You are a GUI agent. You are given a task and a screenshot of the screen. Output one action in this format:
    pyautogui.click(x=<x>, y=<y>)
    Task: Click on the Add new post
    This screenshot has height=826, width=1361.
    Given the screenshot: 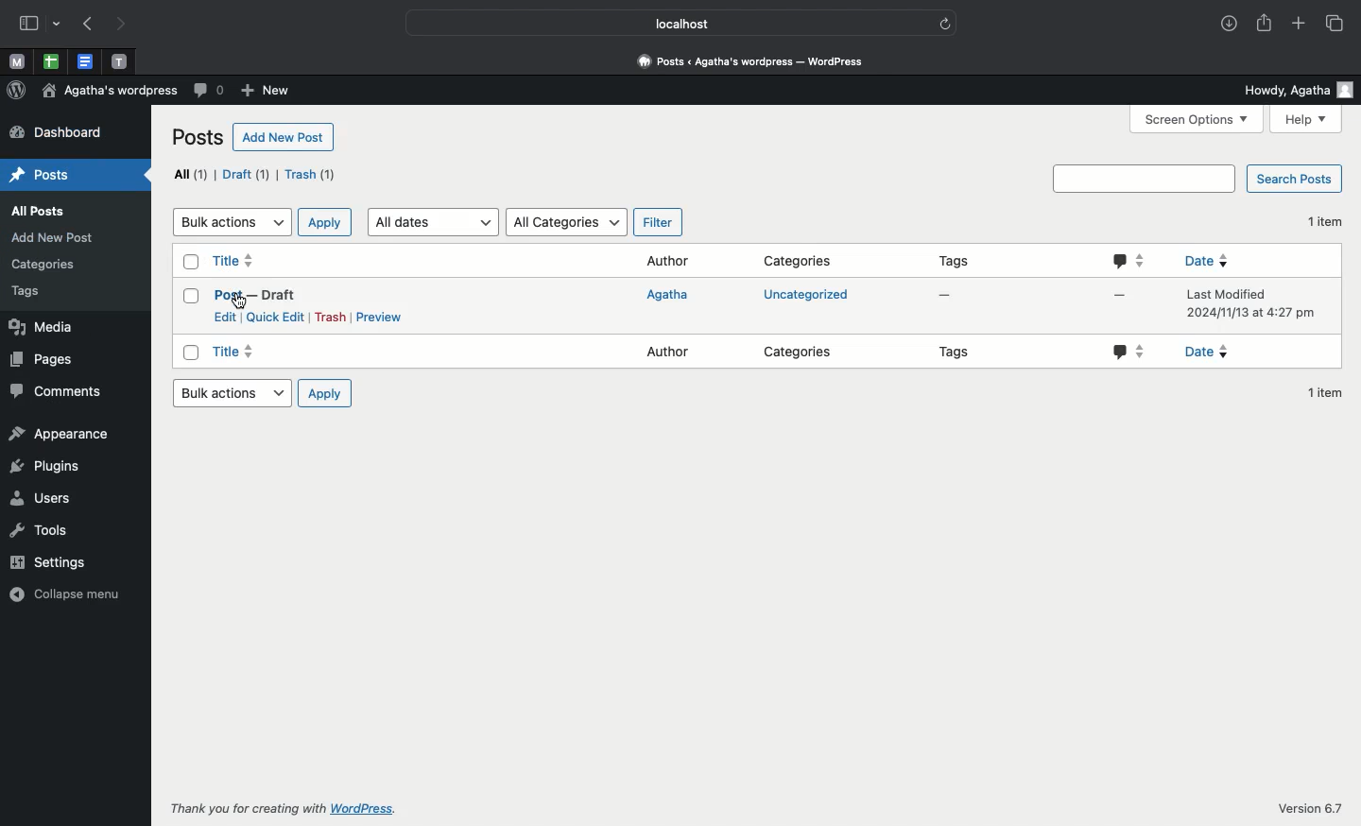 What is the action you would take?
    pyautogui.click(x=59, y=234)
    